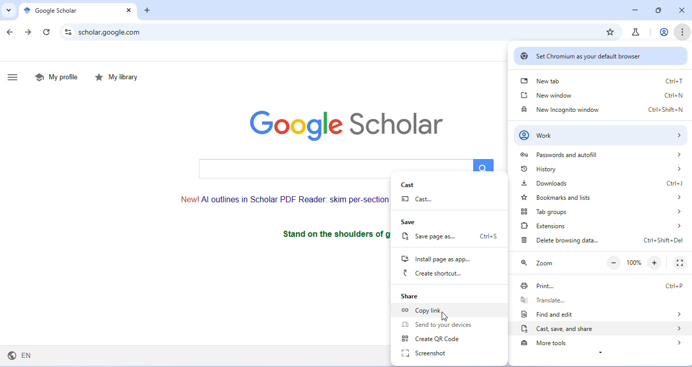  What do you see at coordinates (149, 11) in the screenshot?
I see `add tab` at bounding box center [149, 11].